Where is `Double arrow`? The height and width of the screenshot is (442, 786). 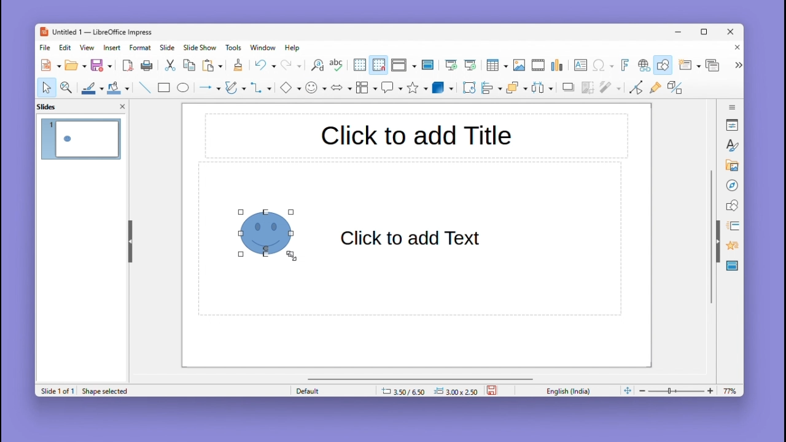
Double arrow is located at coordinates (341, 87).